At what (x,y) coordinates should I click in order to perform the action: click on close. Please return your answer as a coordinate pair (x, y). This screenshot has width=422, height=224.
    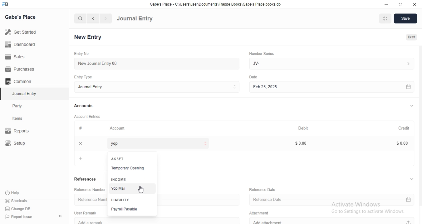
    Looking at the image, I should click on (414, 4).